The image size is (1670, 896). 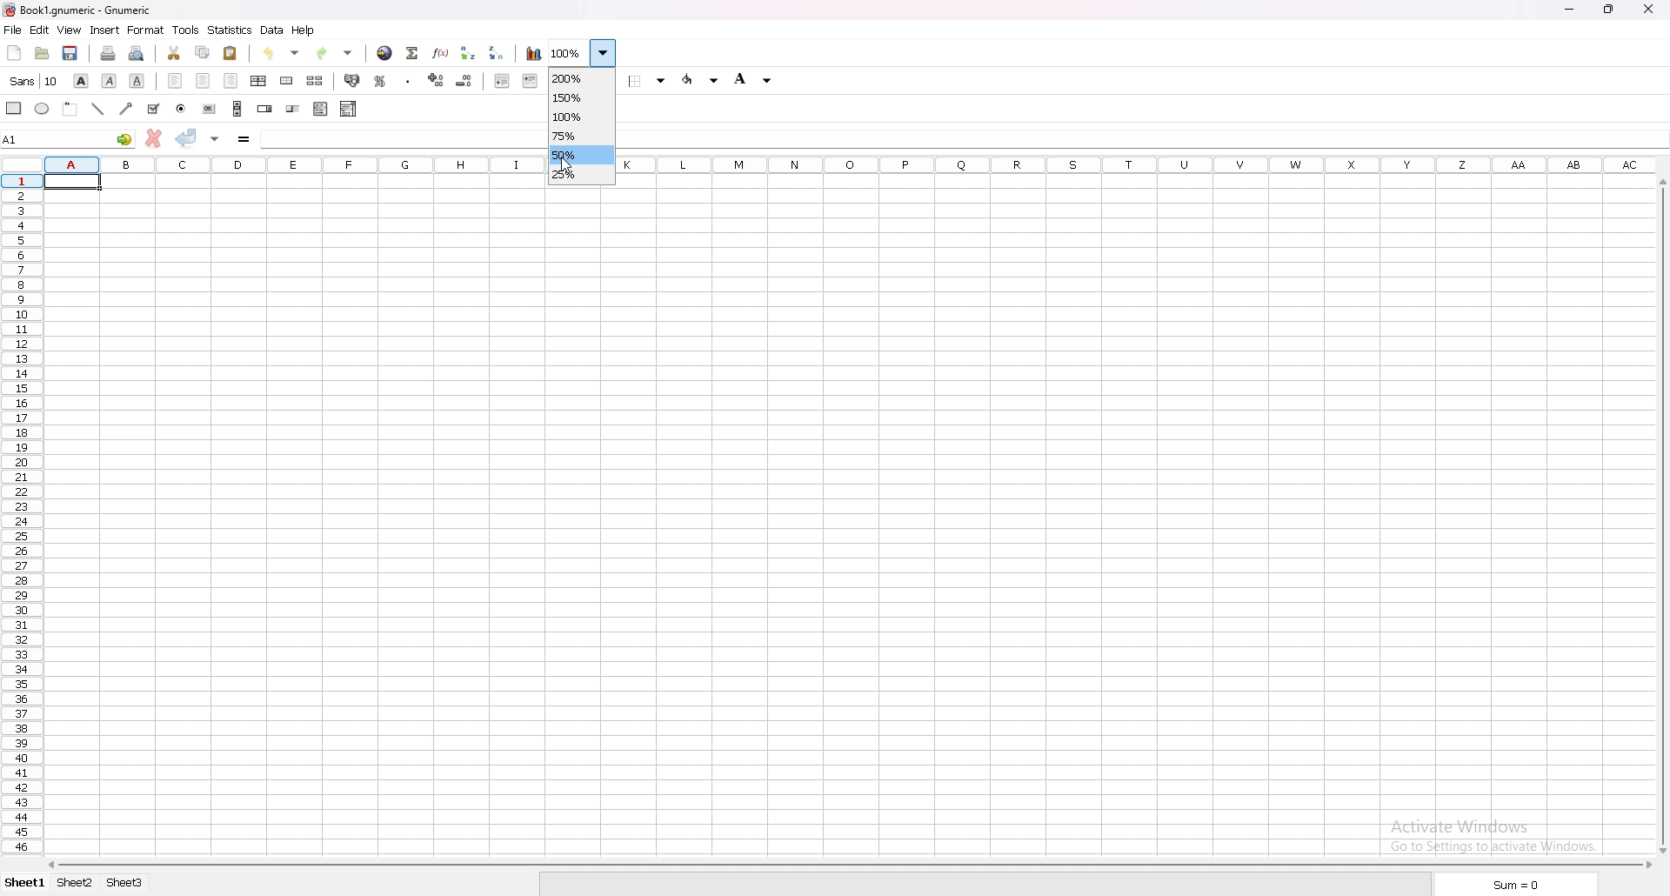 What do you see at coordinates (187, 29) in the screenshot?
I see `tools` at bounding box center [187, 29].